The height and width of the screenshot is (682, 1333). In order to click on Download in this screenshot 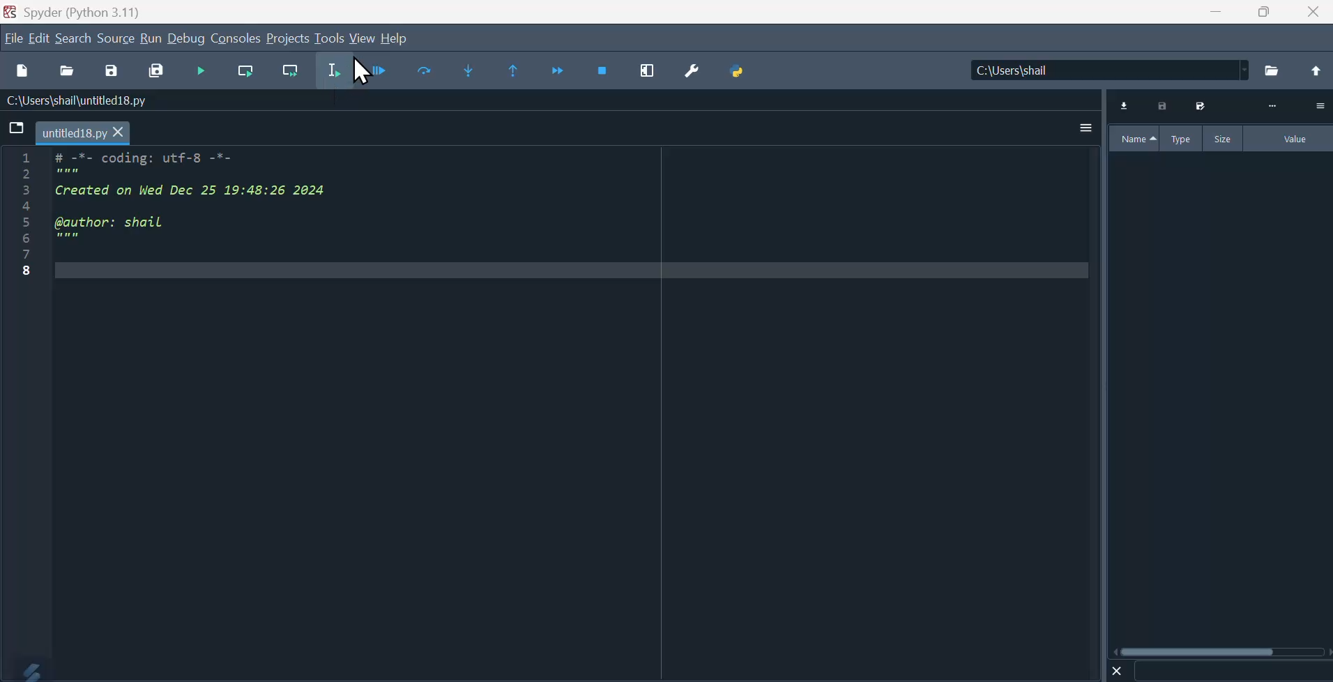, I will do `click(1125, 106)`.